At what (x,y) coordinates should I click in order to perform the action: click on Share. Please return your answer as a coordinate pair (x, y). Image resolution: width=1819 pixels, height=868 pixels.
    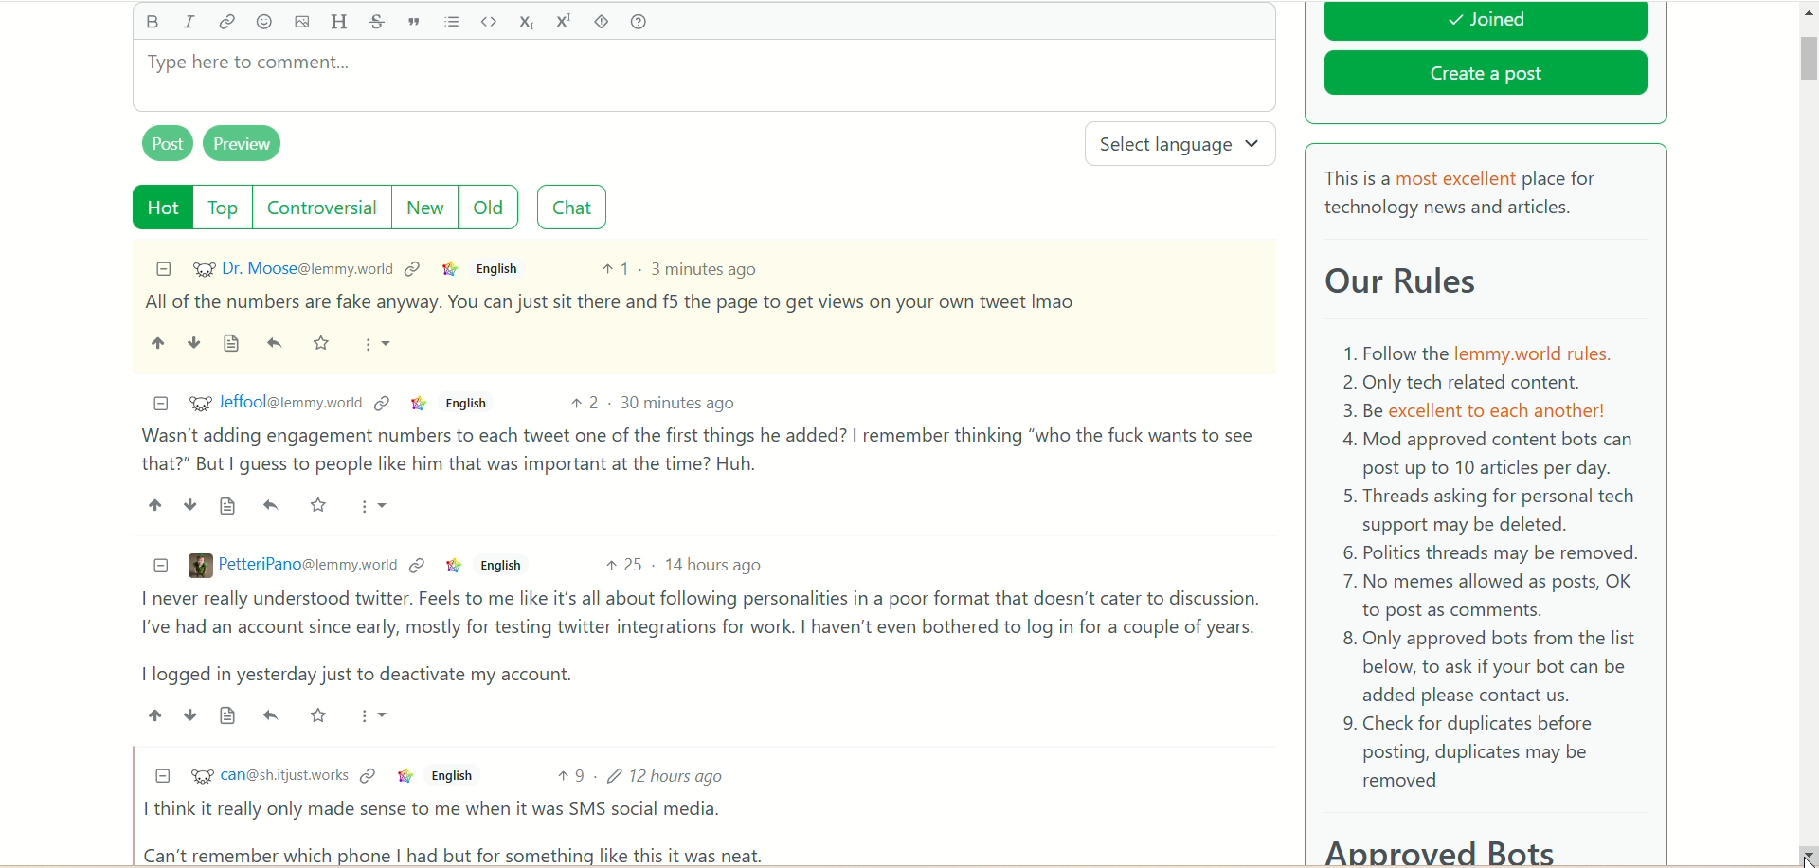
    Looking at the image, I should click on (272, 505).